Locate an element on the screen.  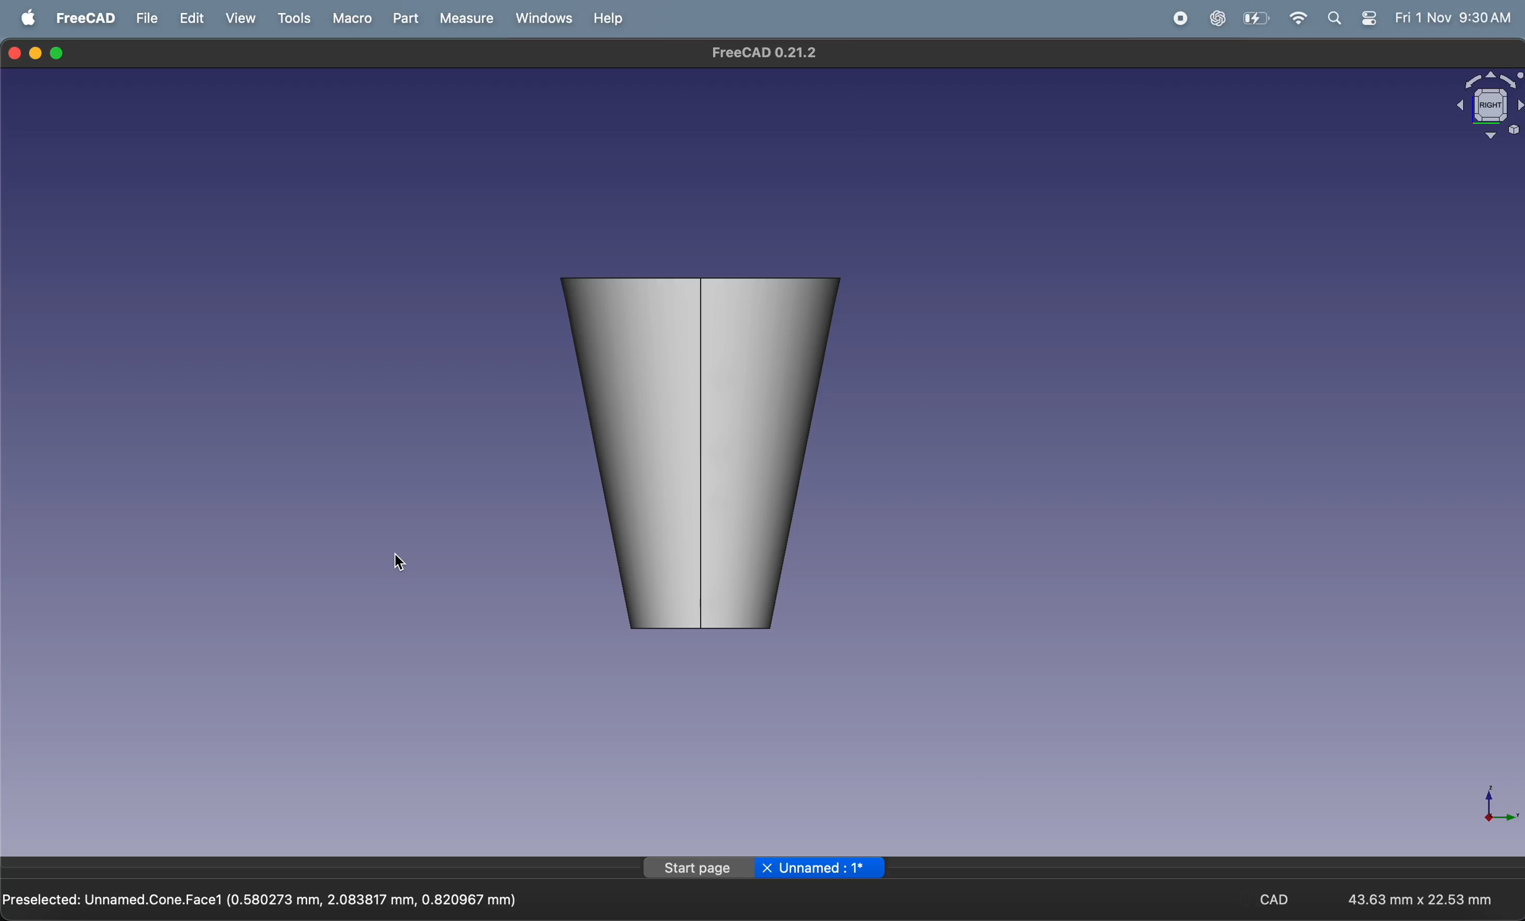
windows is located at coordinates (540, 18).